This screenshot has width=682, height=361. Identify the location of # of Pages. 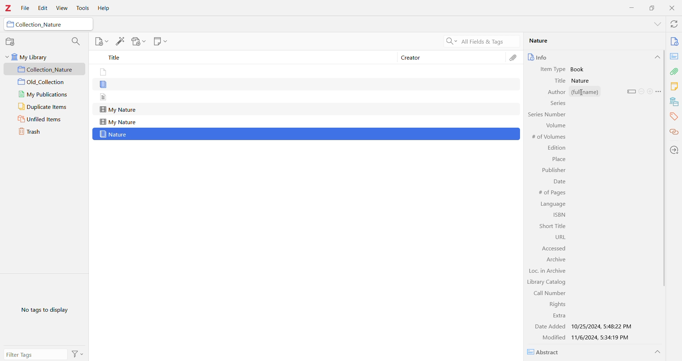
(551, 193).